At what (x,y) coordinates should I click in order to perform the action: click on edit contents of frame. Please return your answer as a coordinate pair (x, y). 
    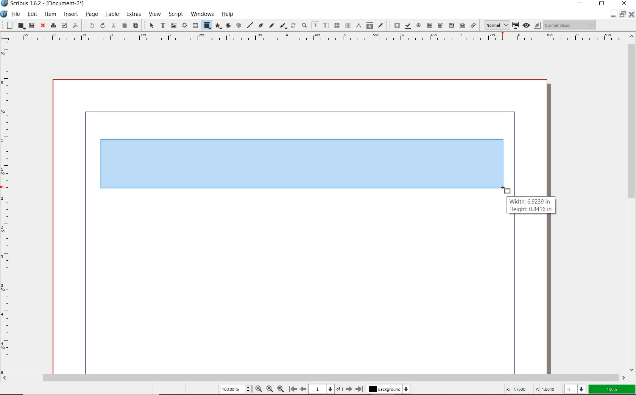
    Looking at the image, I should click on (315, 25).